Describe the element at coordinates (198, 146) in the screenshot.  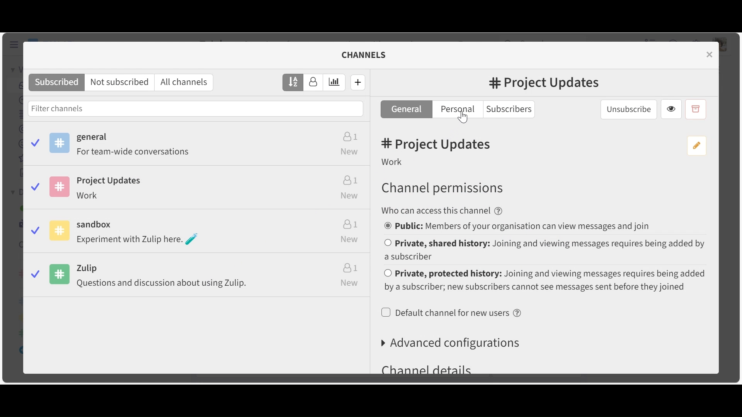
I see `Subscribed channels` at that location.